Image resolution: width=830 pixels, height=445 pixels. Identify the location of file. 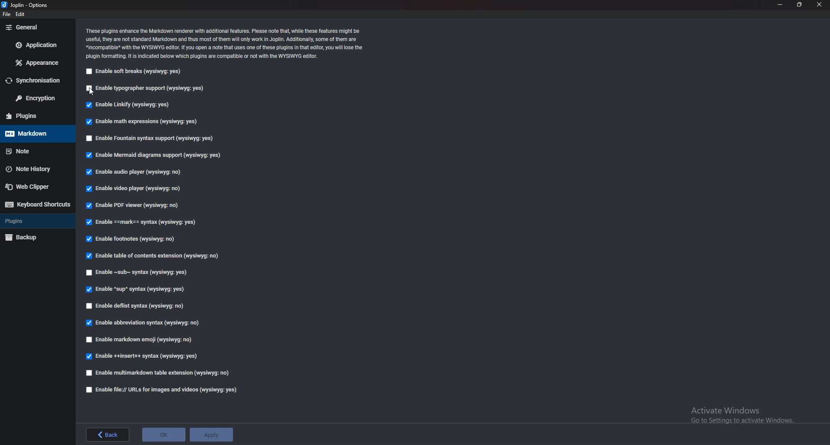
(7, 14).